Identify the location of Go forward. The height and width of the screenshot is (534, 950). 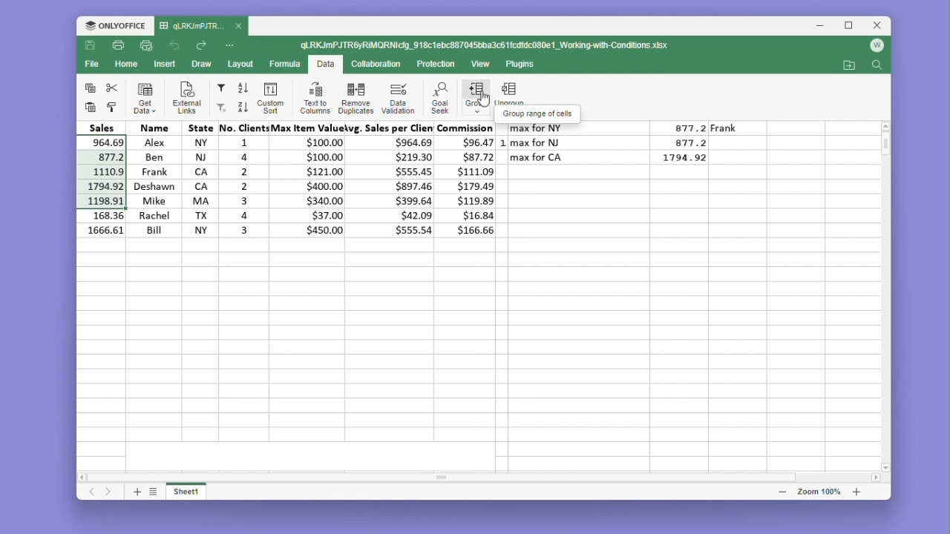
(201, 46).